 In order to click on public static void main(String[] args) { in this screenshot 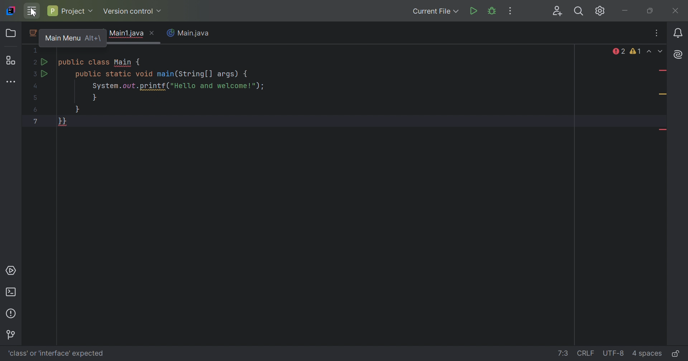, I will do `click(162, 75)`.